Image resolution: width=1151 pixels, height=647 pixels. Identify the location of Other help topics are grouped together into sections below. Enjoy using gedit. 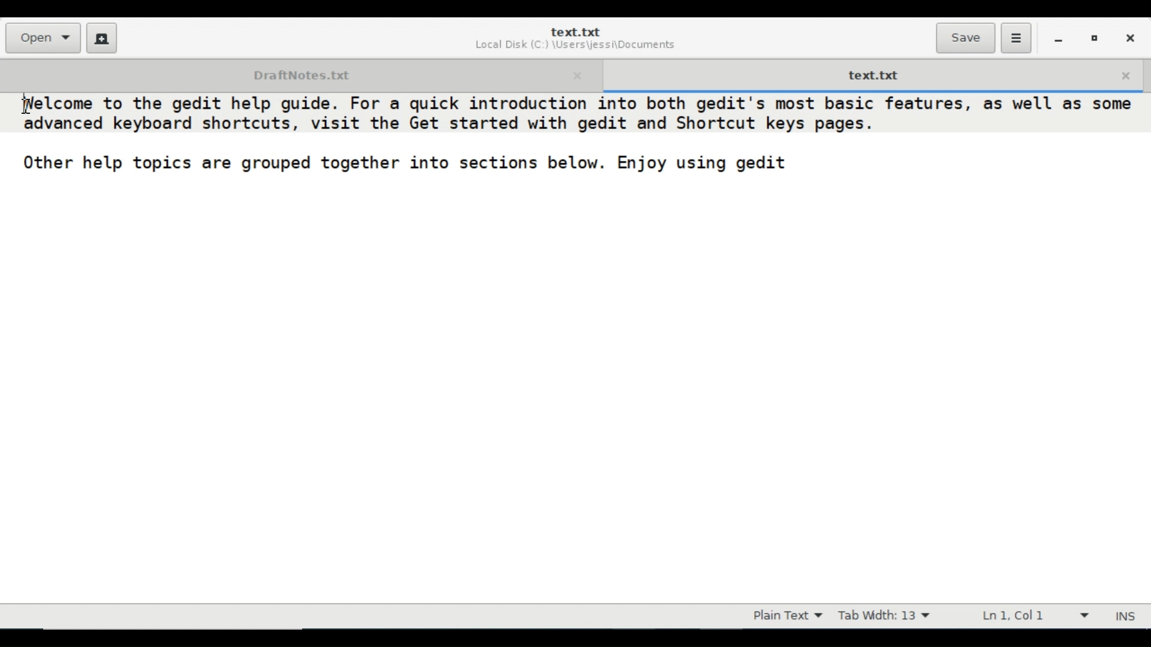
(406, 167).